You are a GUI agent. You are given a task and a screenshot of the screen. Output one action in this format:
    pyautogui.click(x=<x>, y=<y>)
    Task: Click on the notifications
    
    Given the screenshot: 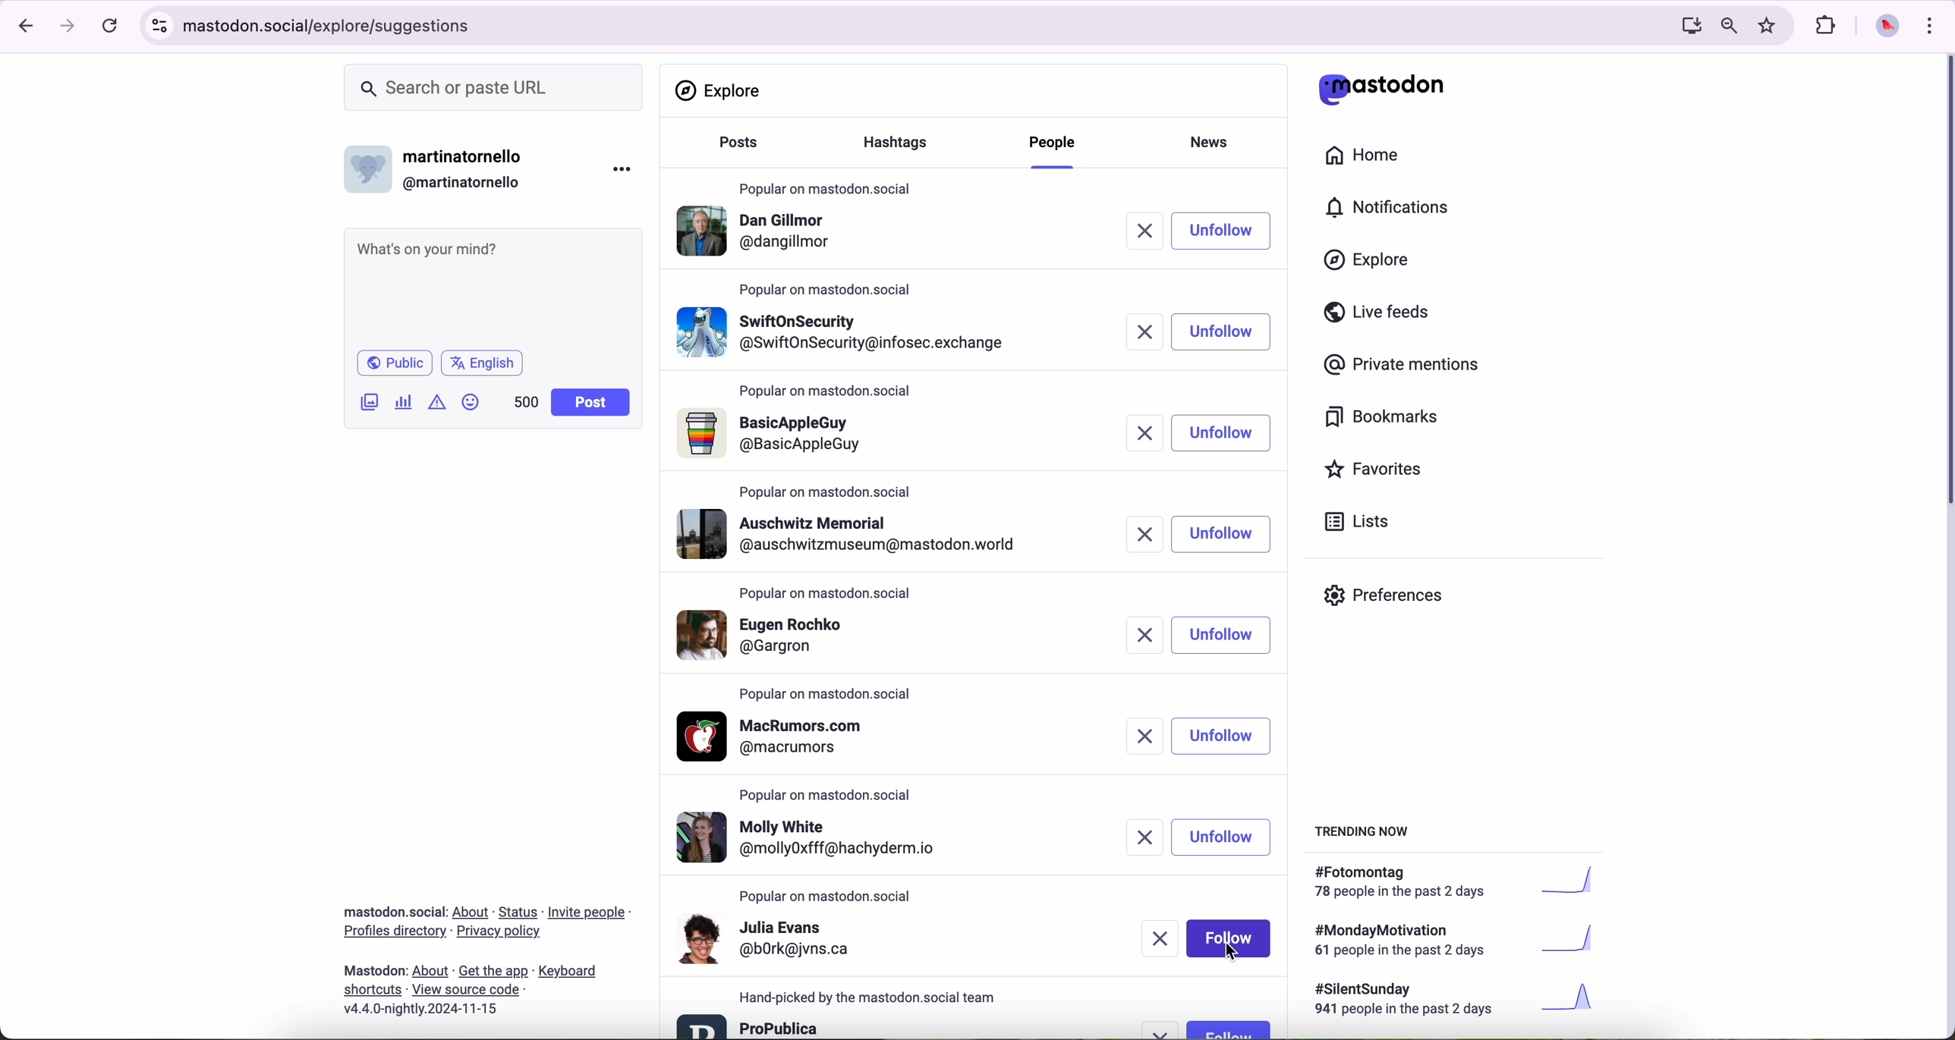 What is the action you would take?
    pyautogui.click(x=1394, y=209)
    